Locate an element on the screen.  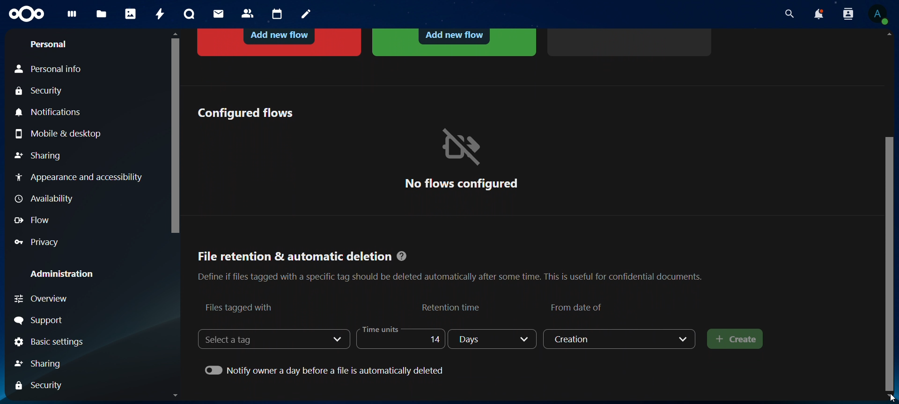
notifications is located at coordinates (818, 14).